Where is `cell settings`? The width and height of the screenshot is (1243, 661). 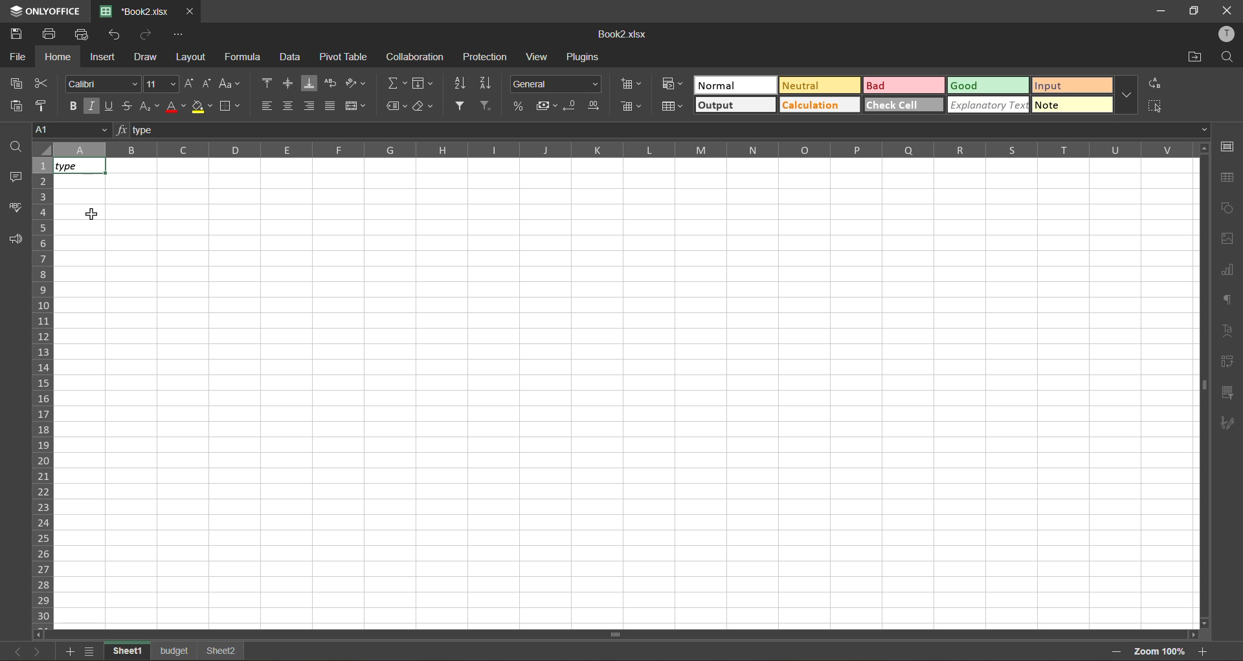 cell settings is located at coordinates (1230, 147).